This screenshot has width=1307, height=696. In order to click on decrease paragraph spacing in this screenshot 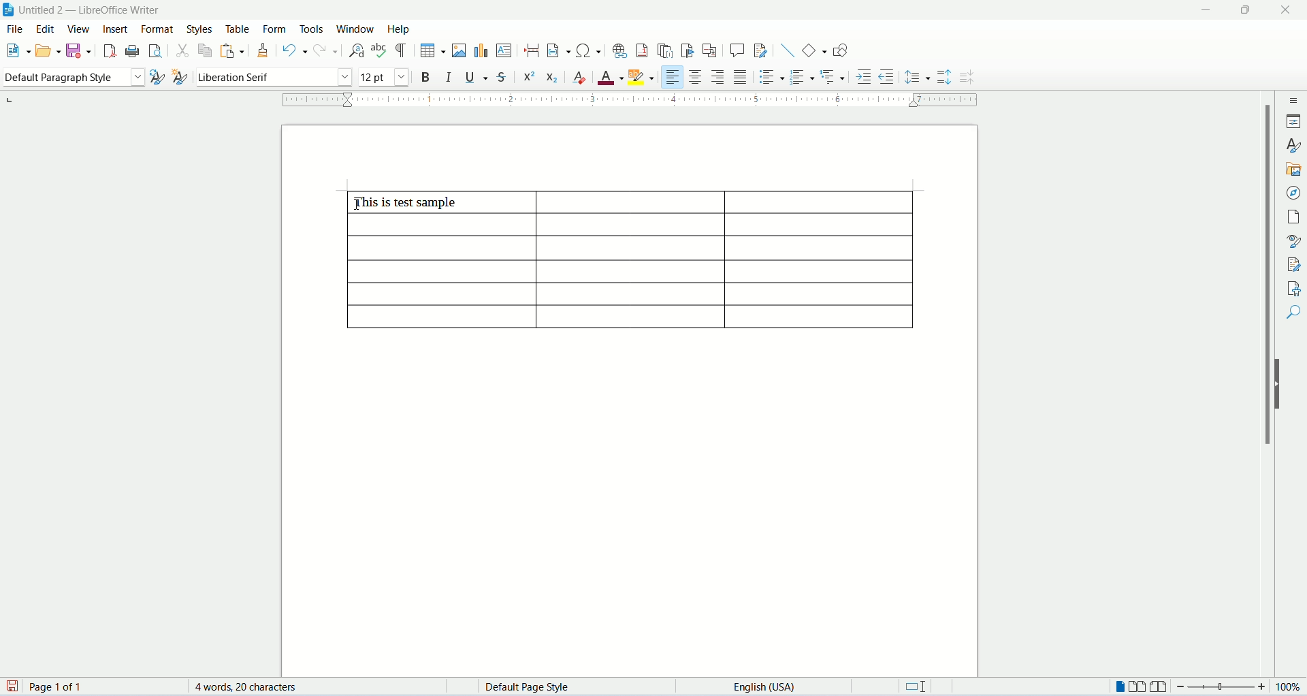, I will do `click(967, 77)`.